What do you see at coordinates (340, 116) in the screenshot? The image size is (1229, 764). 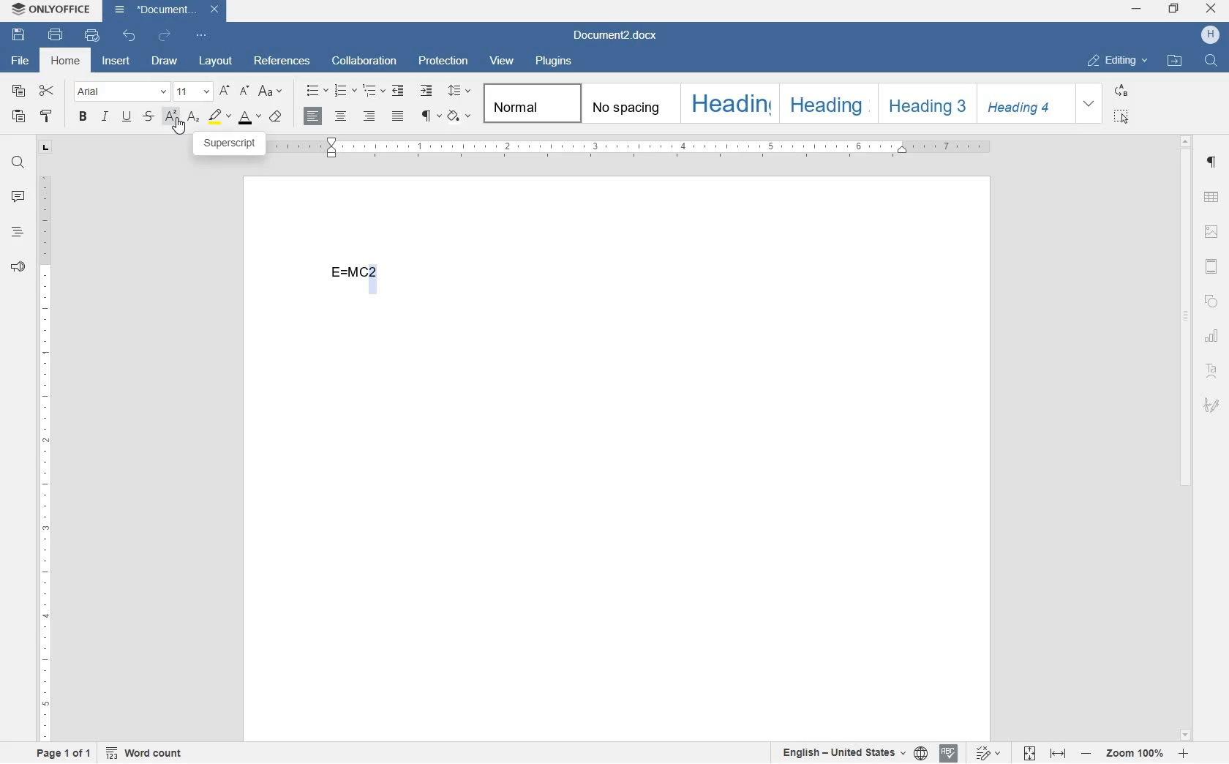 I see `align center` at bounding box center [340, 116].